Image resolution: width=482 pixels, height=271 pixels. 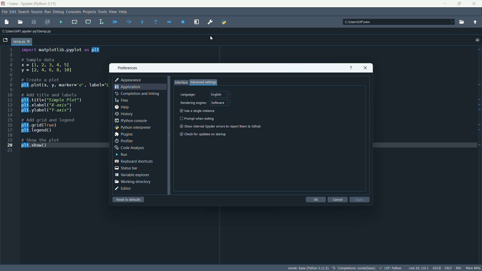 What do you see at coordinates (203, 134) in the screenshot?
I see `check for updates on startup` at bounding box center [203, 134].